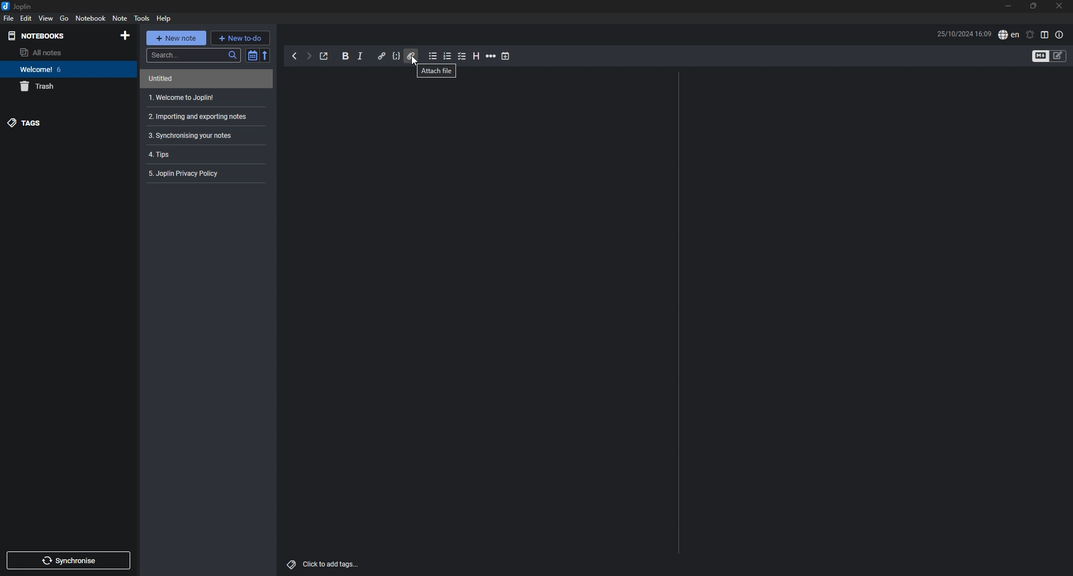  What do you see at coordinates (125, 36) in the screenshot?
I see `add notebook` at bounding box center [125, 36].